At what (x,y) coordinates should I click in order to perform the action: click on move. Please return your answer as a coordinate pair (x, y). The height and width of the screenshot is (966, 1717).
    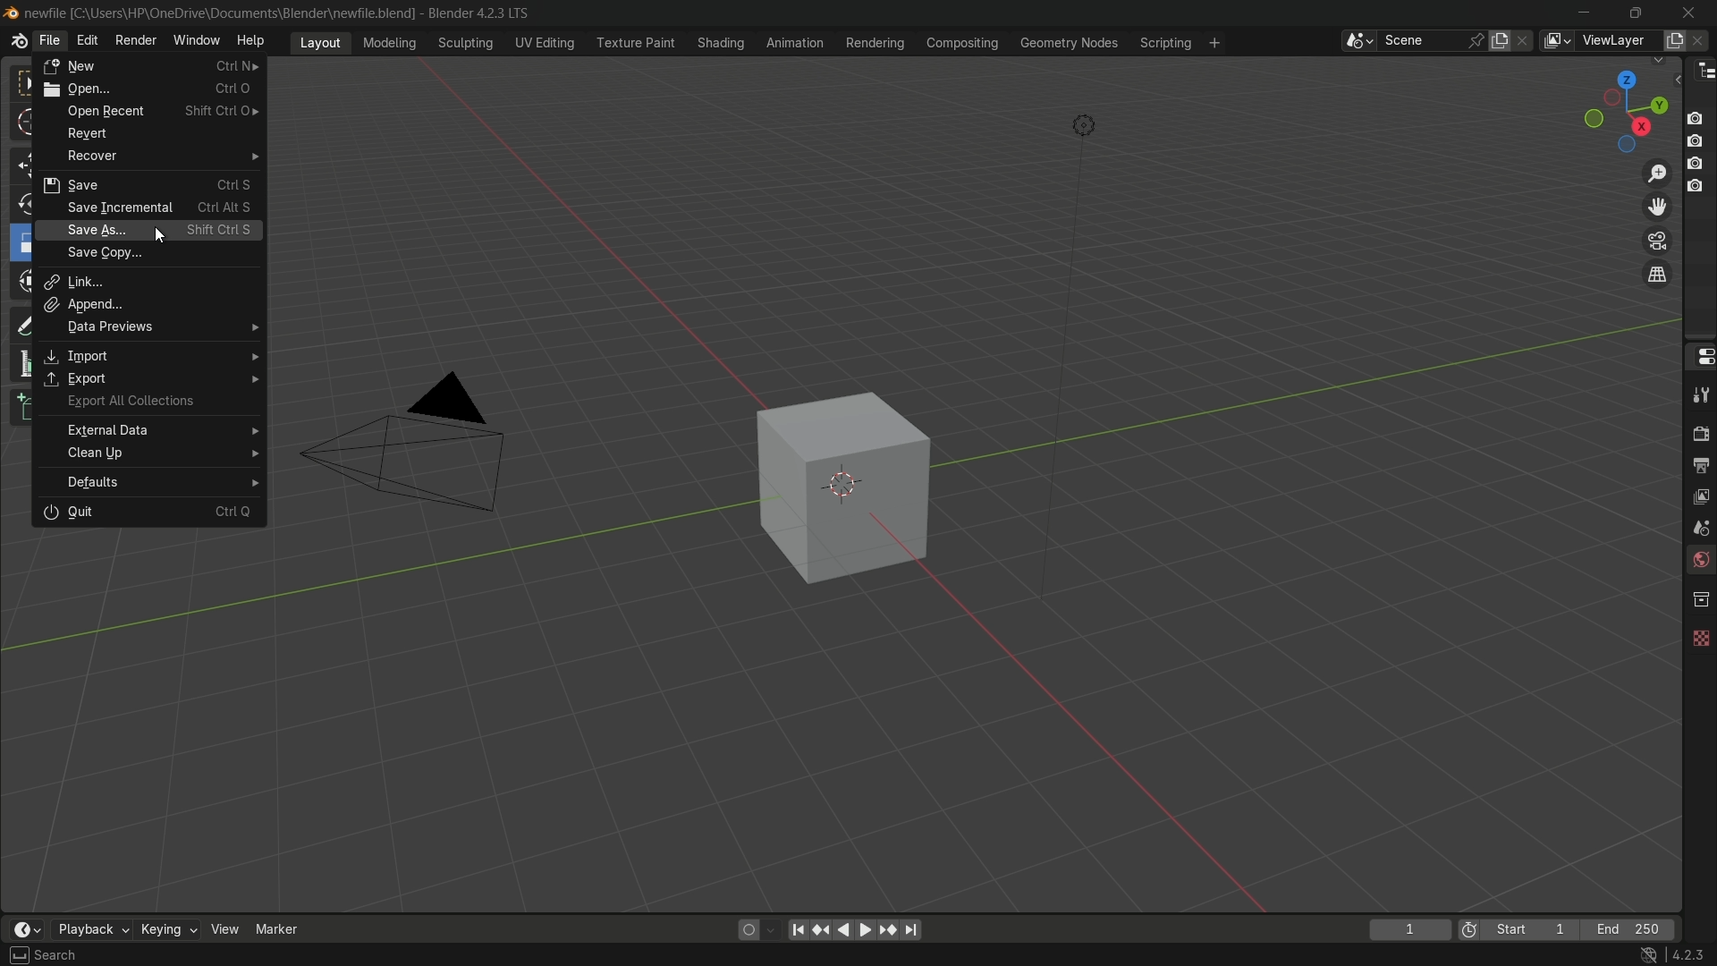
    Looking at the image, I should click on (20, 164).